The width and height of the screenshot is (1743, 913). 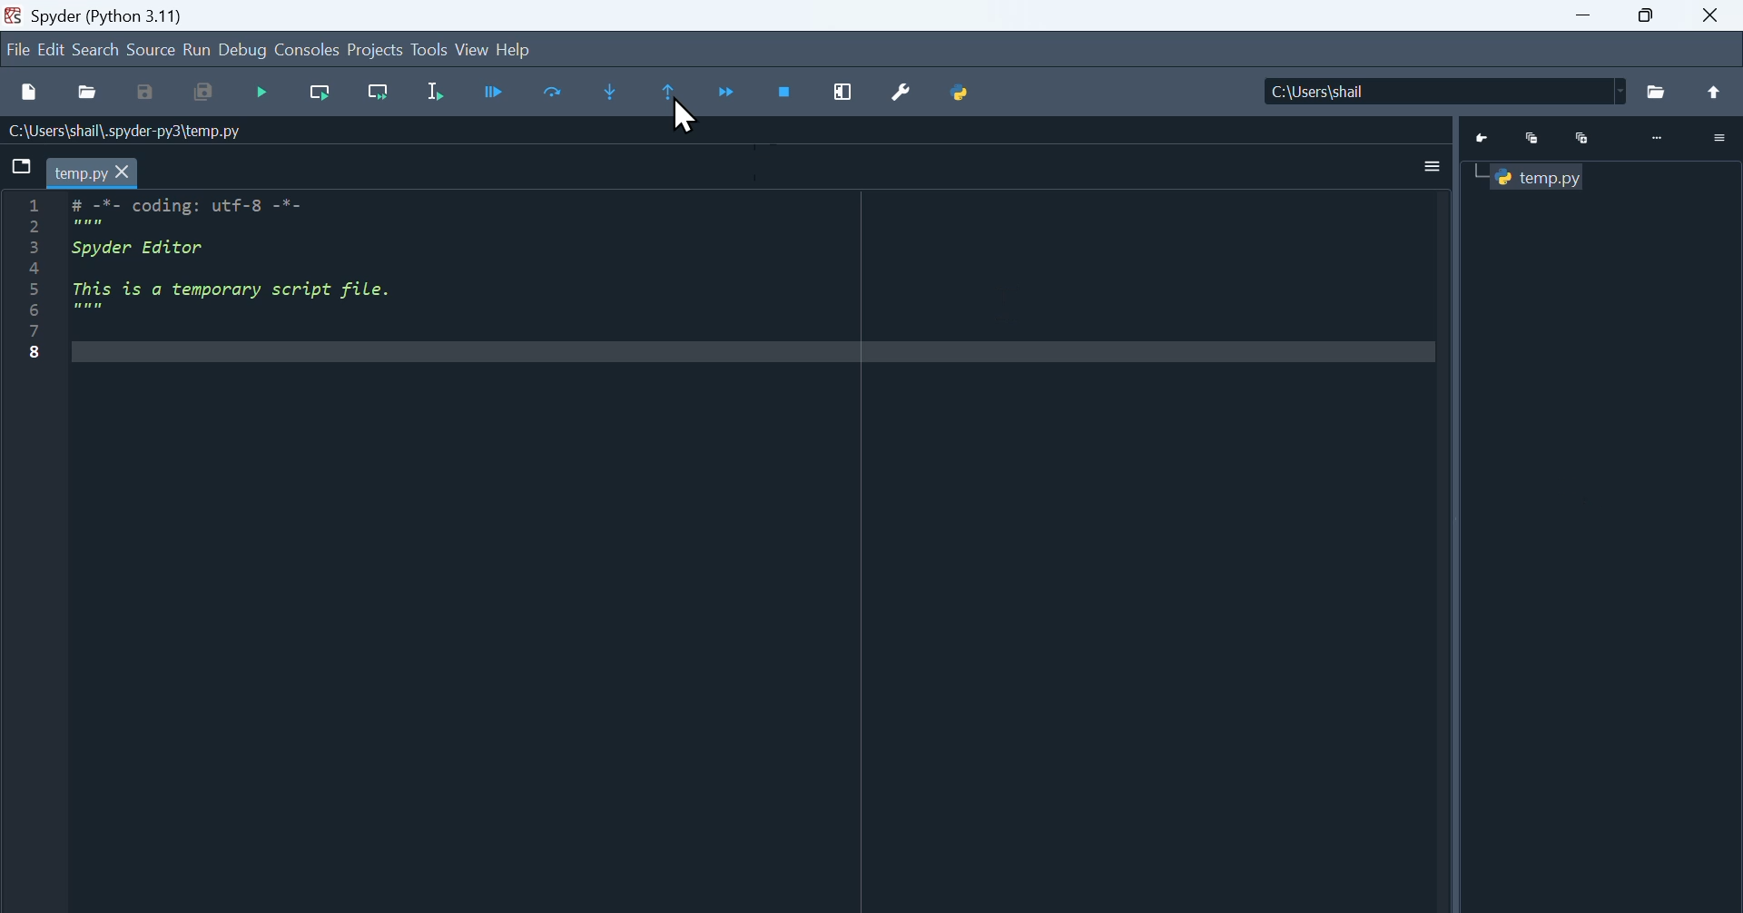 What do you see at coordinates (197, 48) in the screenshot?
I see `Run` at bounding box center [197, 48].